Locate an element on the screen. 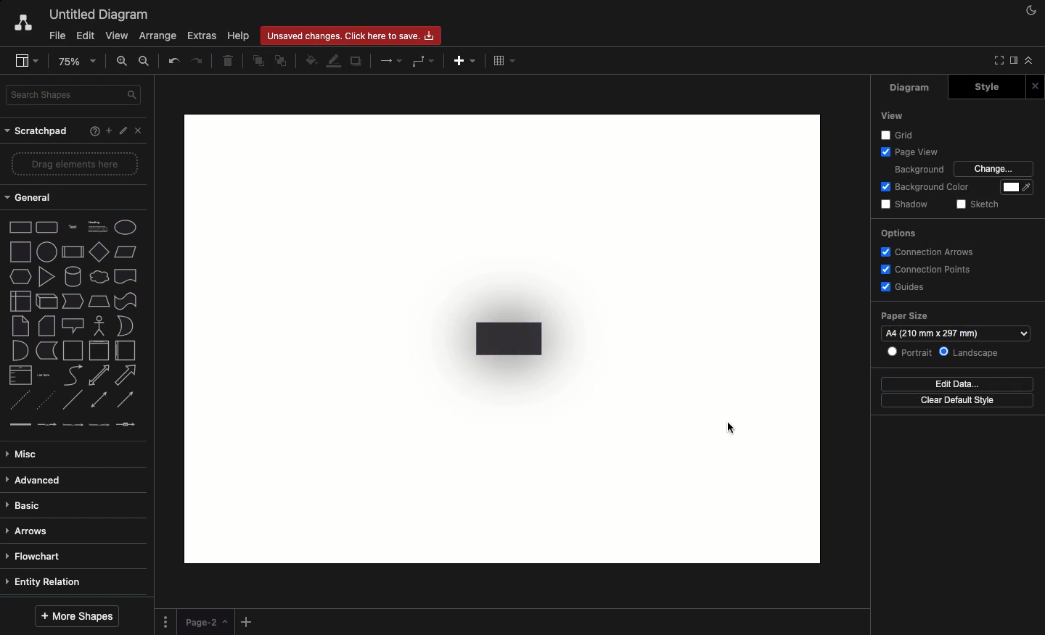 Image resolution: width=1045 pixels, height=635 pixels. Change is located at coordinates (992, 168).